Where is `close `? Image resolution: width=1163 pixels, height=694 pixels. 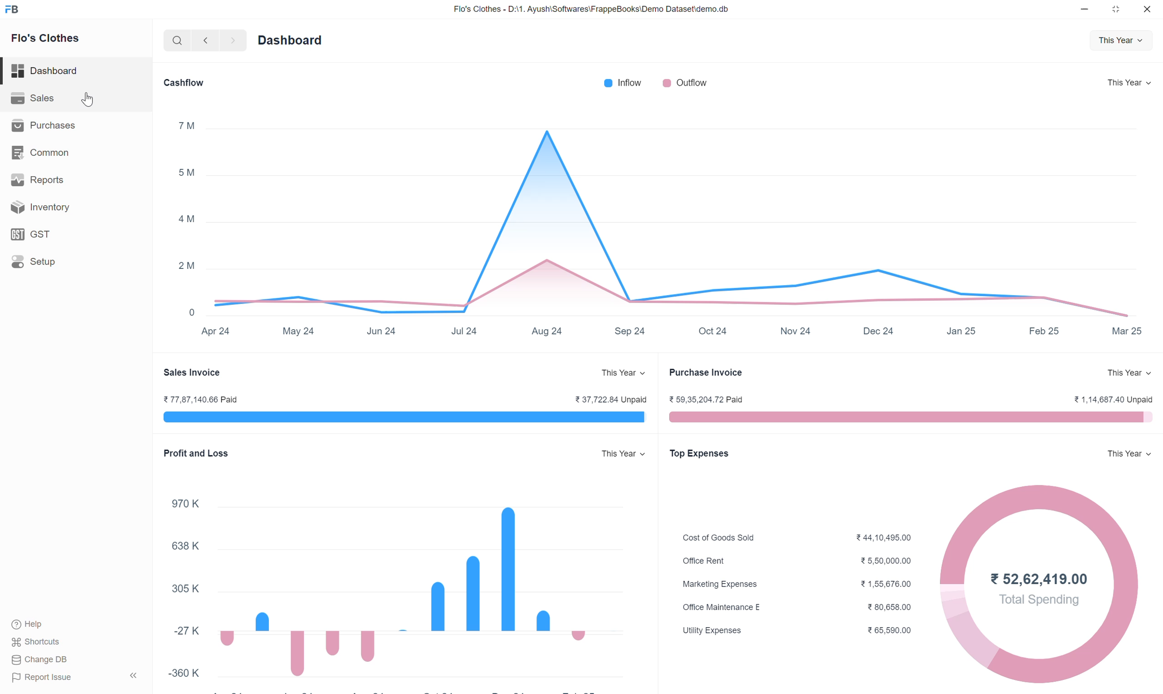
close  is located at coordinates (1148, 10).